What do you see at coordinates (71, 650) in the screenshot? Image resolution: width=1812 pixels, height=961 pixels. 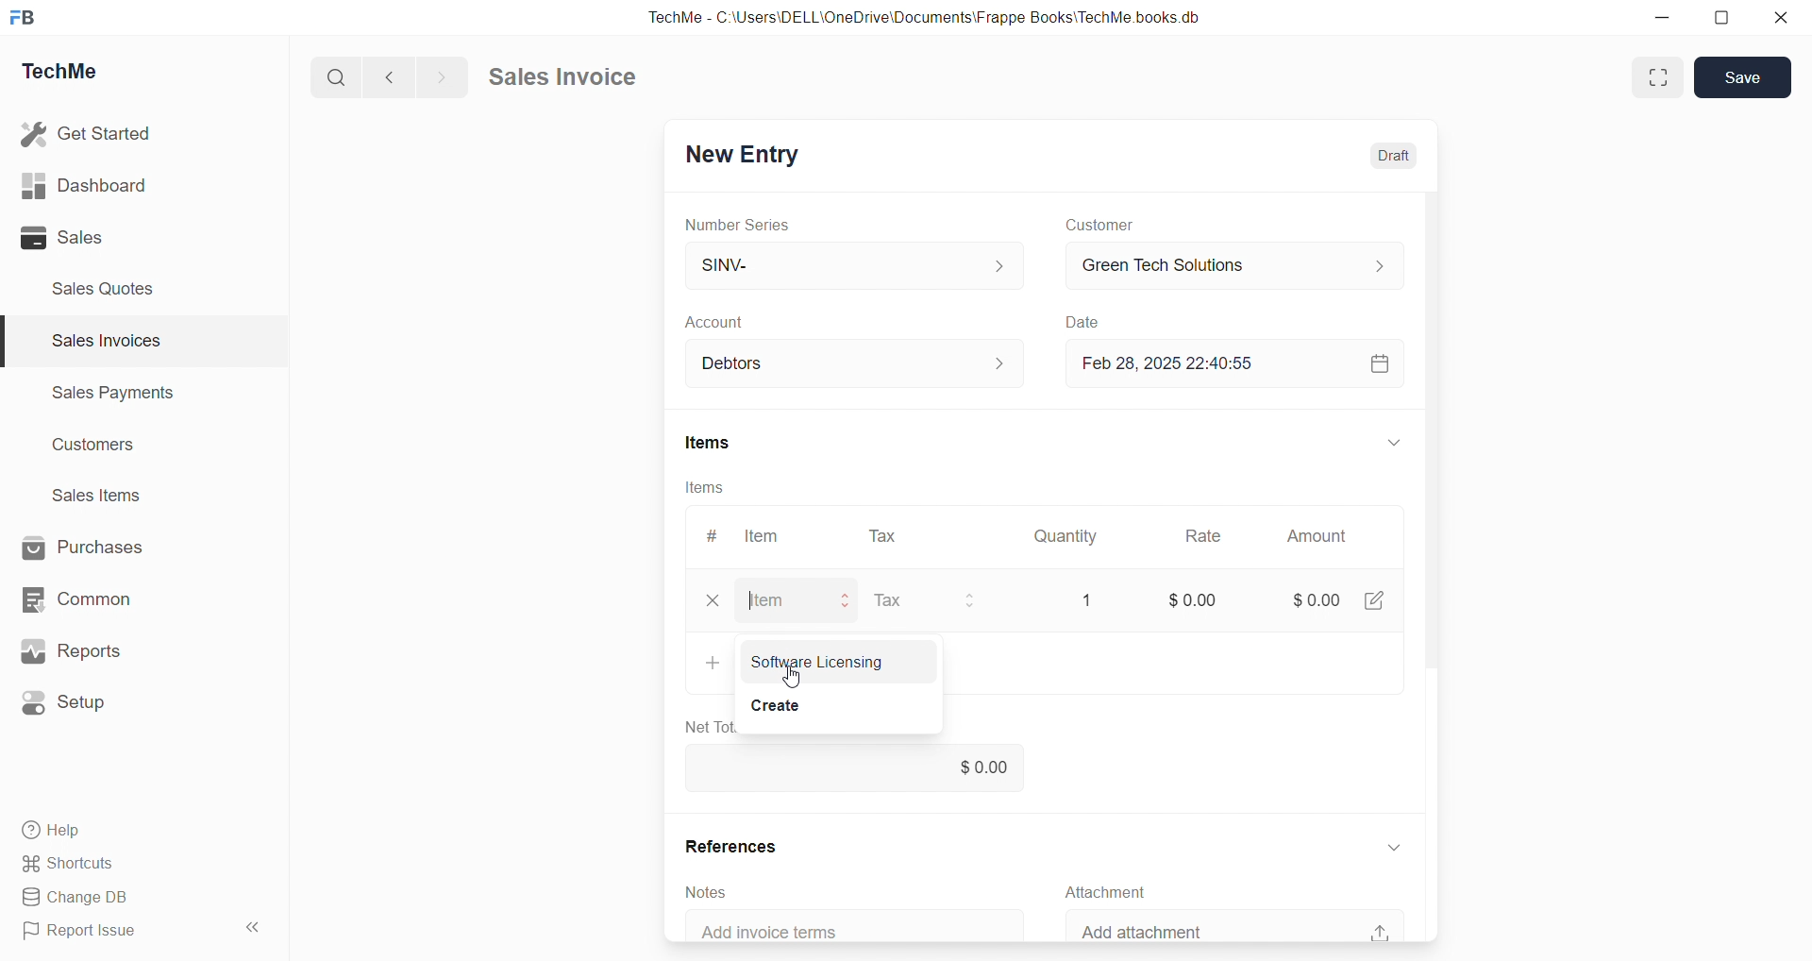 I see `Reports` at bounding box center [71, 650].